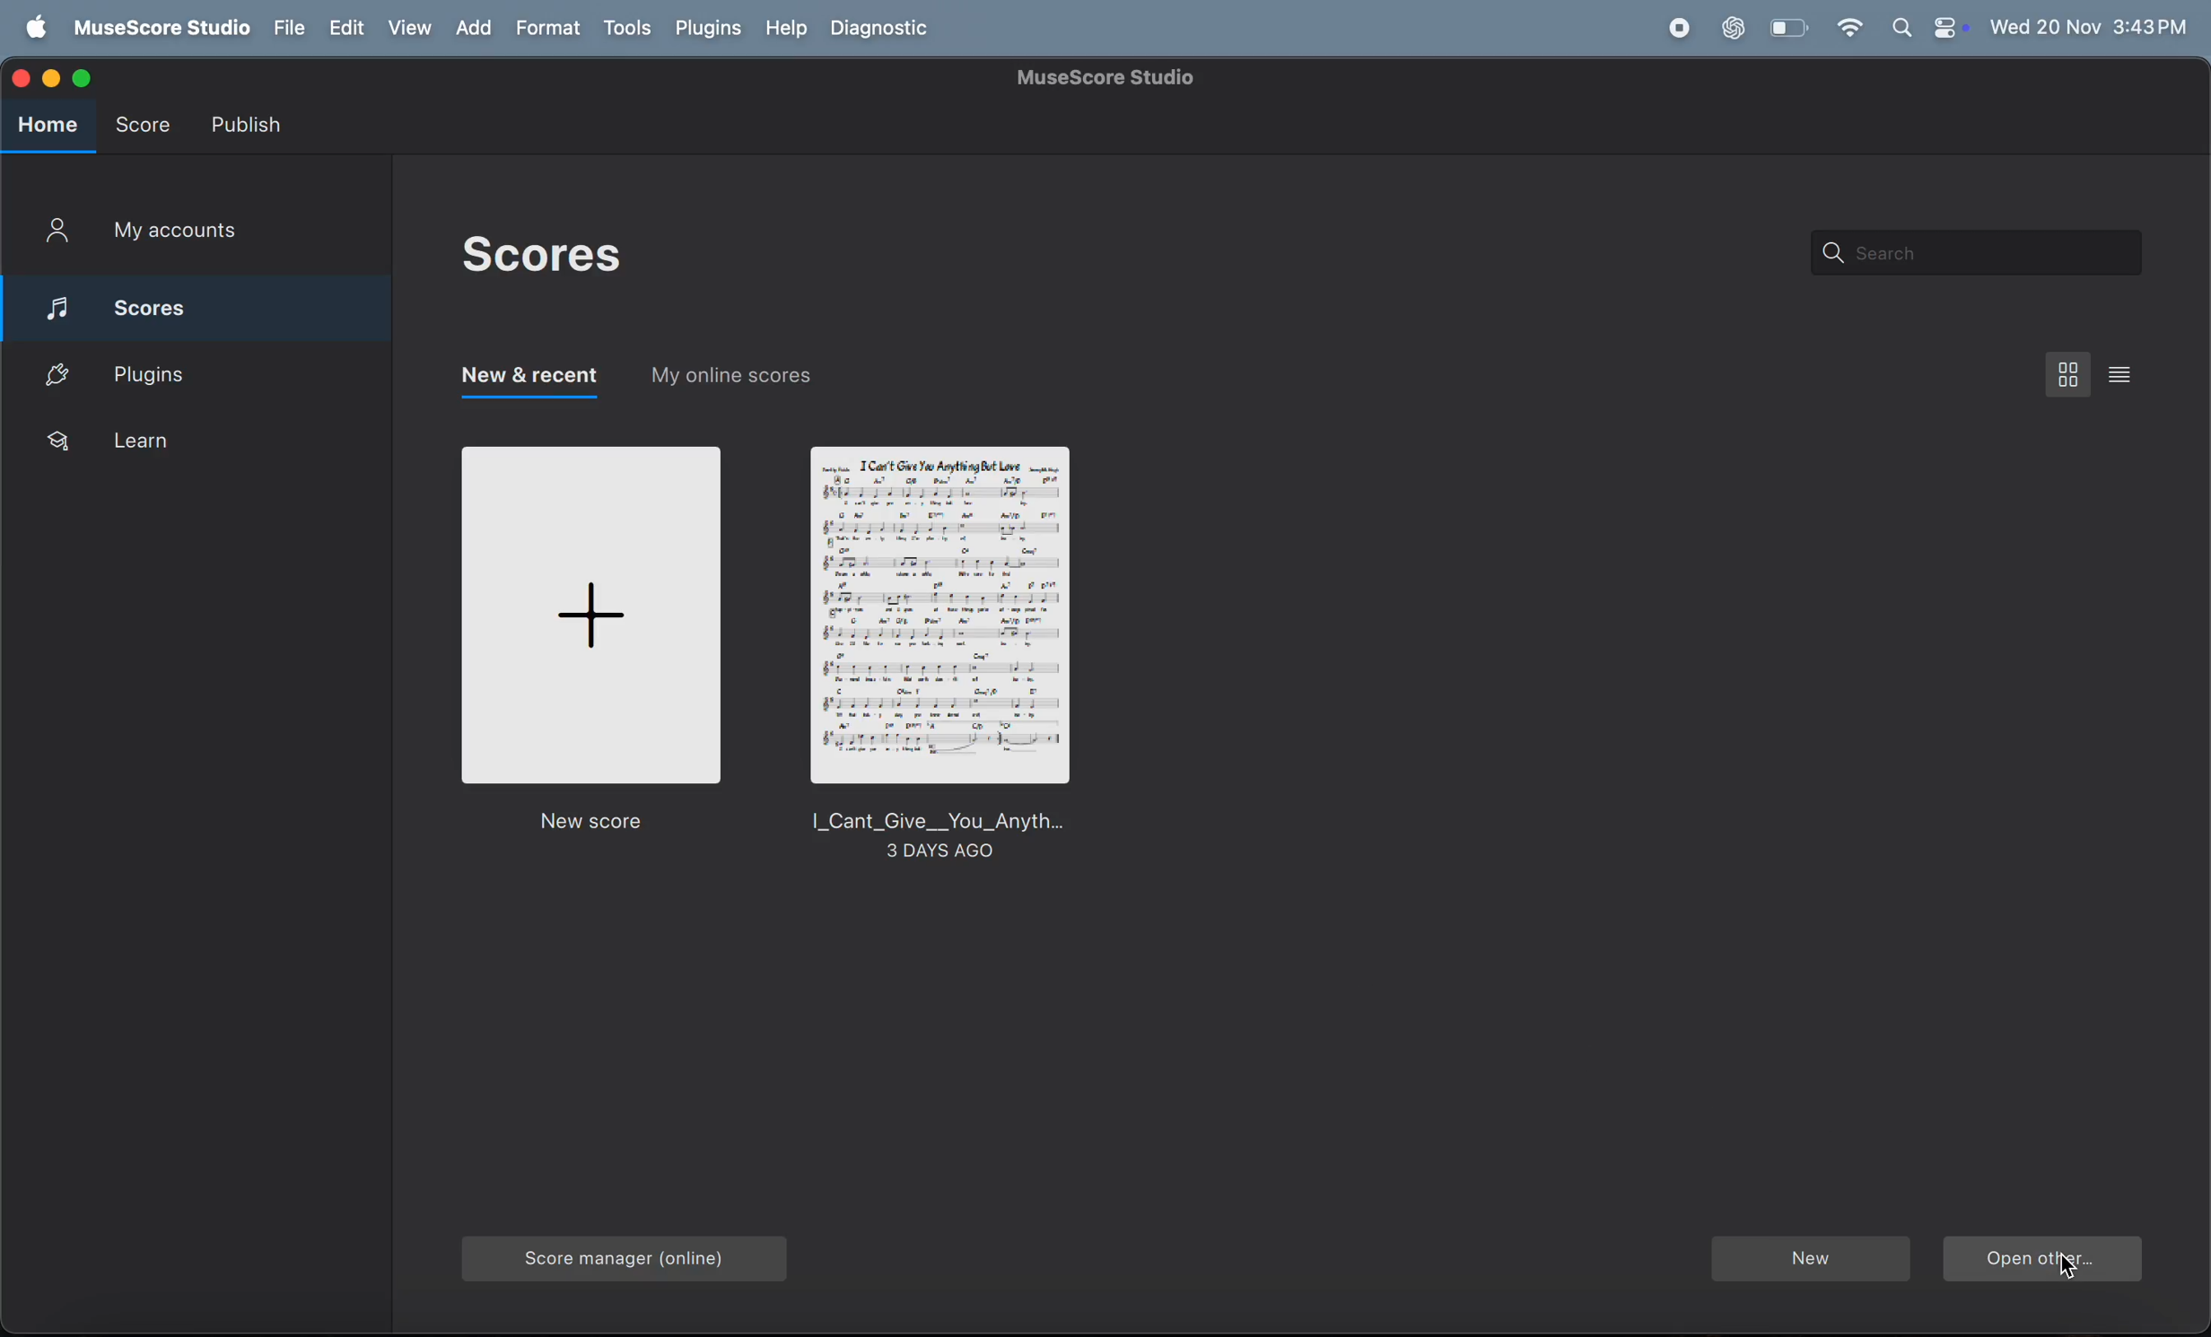 The image size is (2211, 1337). What do you see at coordinates (538, 258) in the screenshot?
I see `scores` at bounding box center [538, 258].